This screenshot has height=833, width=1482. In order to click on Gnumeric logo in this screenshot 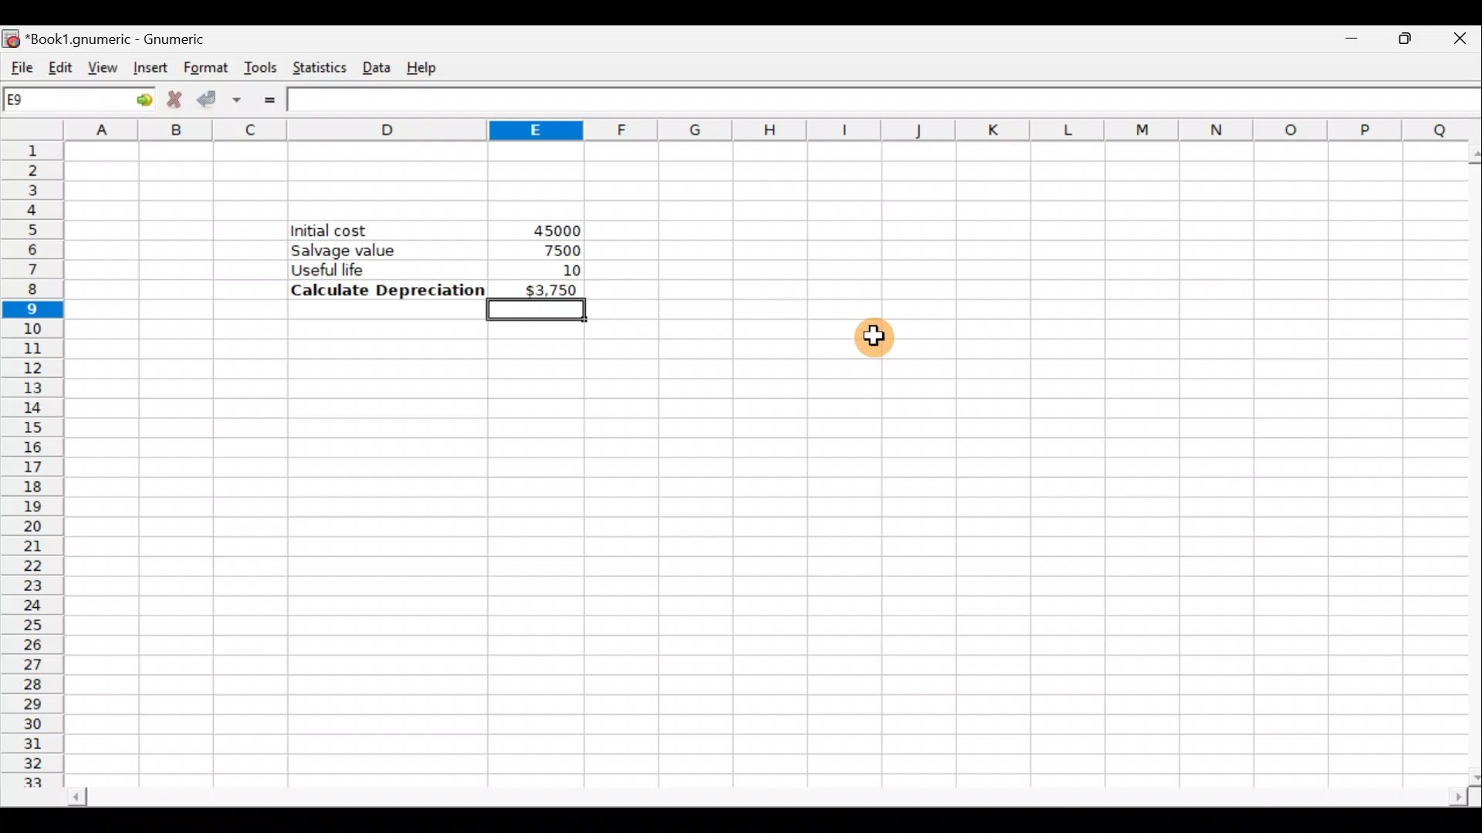, I will do `click(12, 35)`.